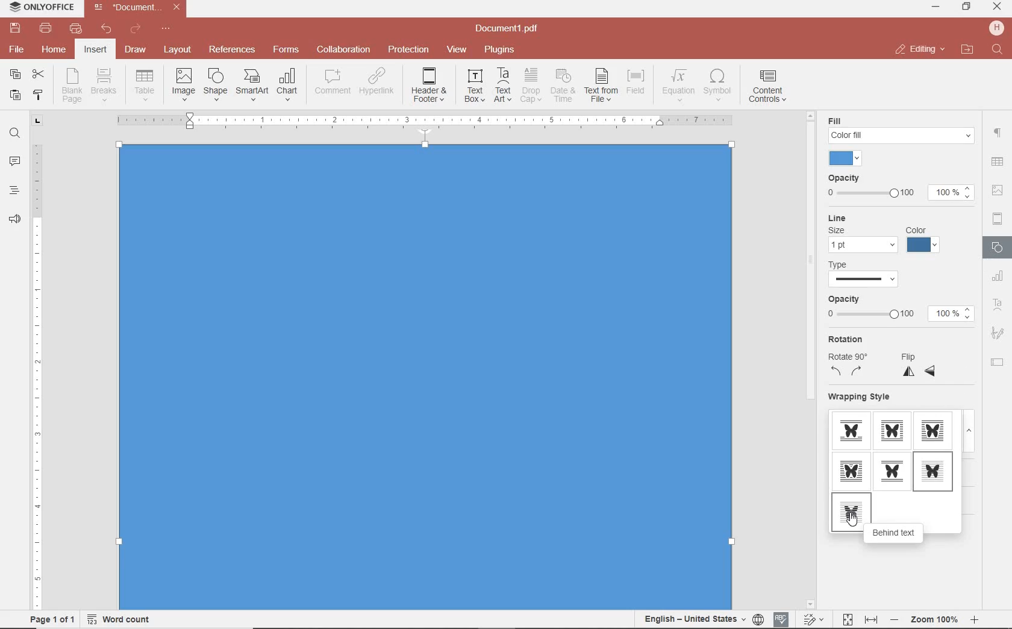 The height and width of the screenshot is (629, 1012). What do you see at coordinates (510, 29) in the screenshot?
I see `file name` at bounding box center [510, 29].